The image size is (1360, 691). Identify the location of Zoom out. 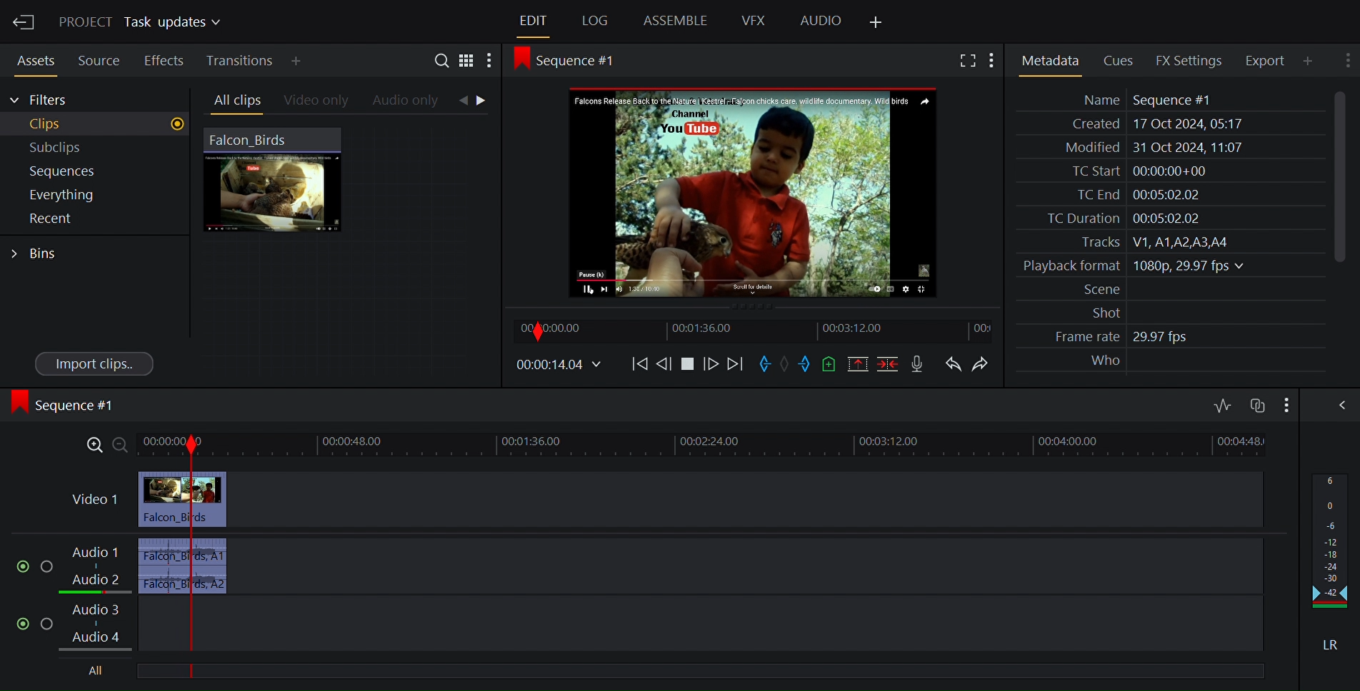
(121, 445).